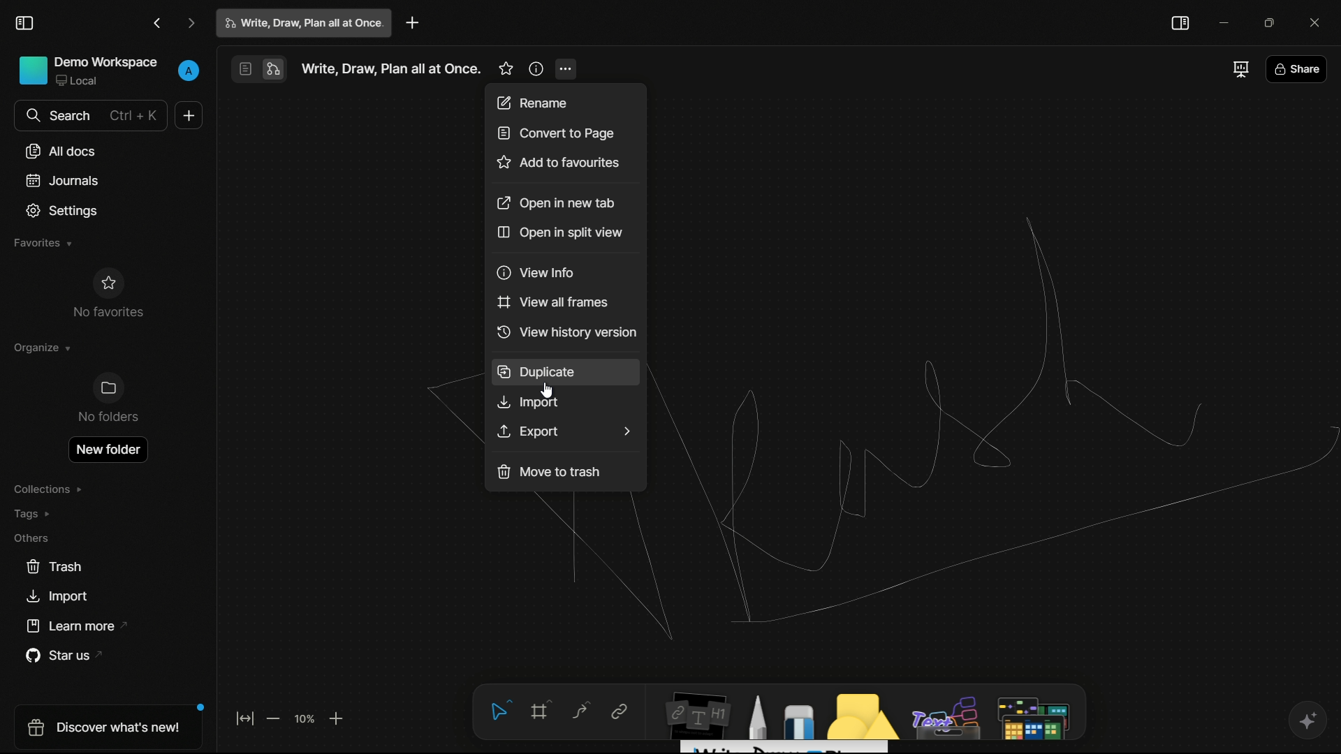 The height and width of the screenshot is (754, 1341). Describe the element at coordinates (244, 718) in the screenshot. I see `fit to screen` at that location.